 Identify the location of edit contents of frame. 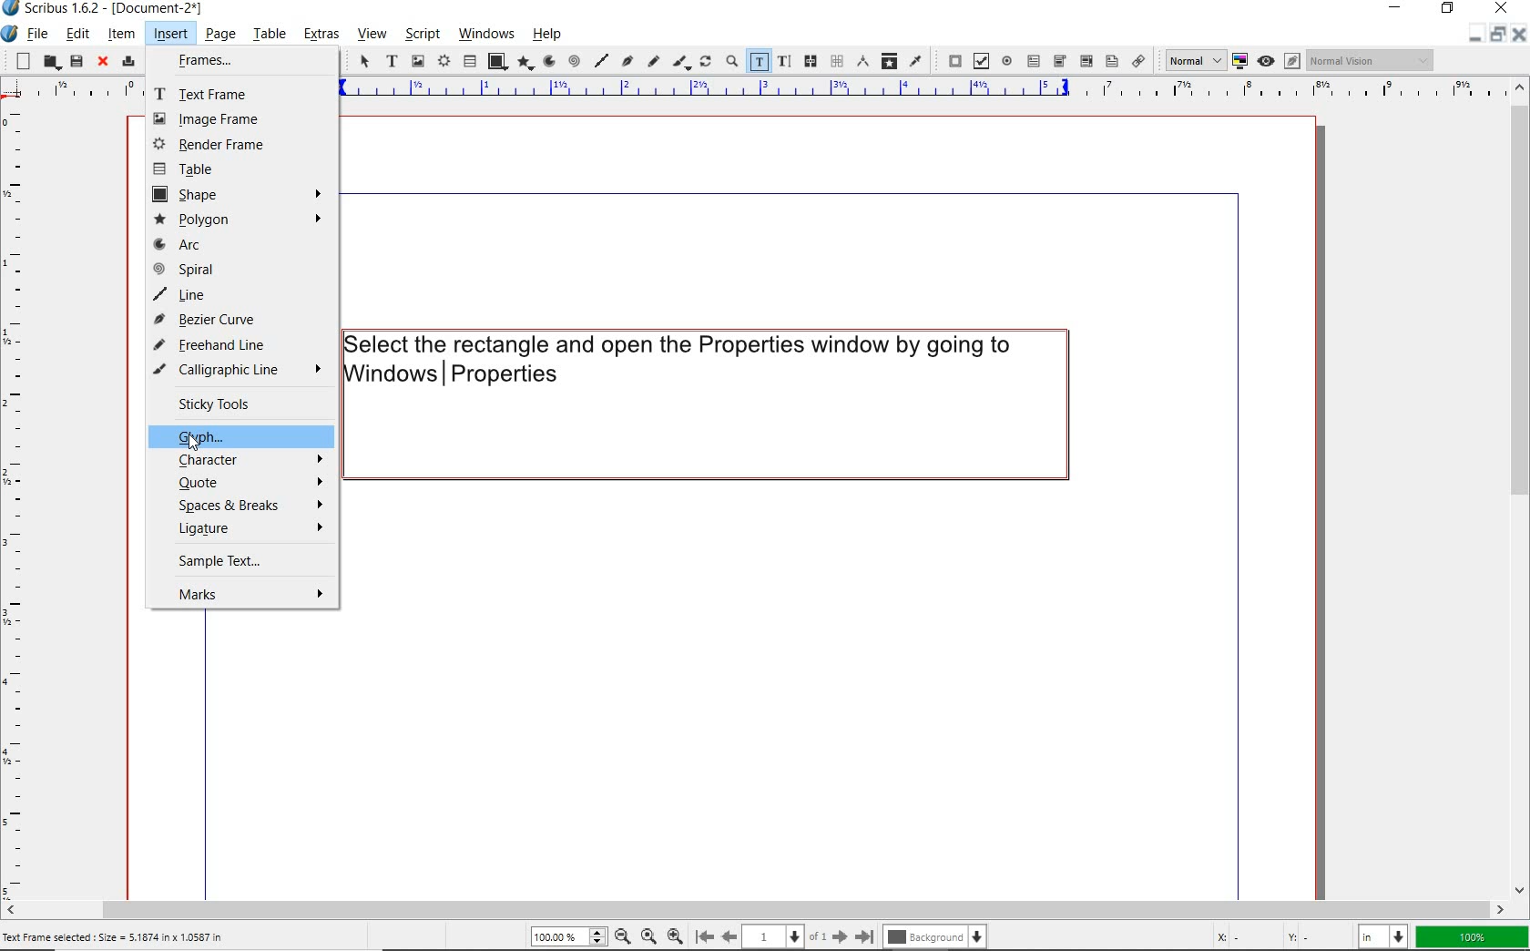
(758, 60).